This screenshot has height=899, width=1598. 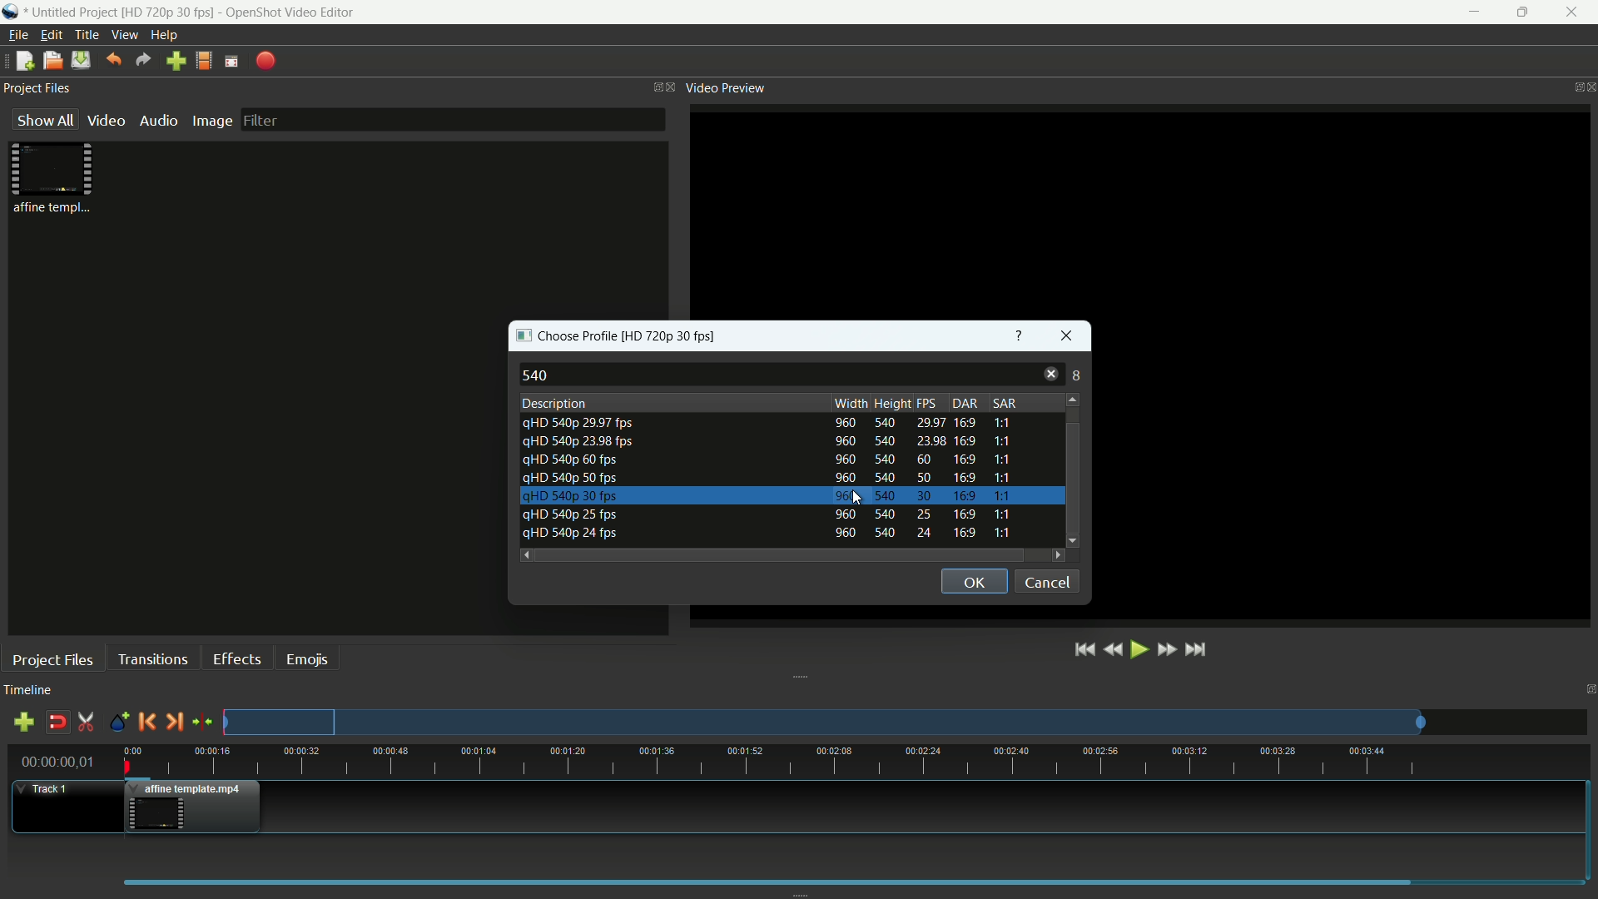 I want to click on video preview, so click(x=726, y=87).